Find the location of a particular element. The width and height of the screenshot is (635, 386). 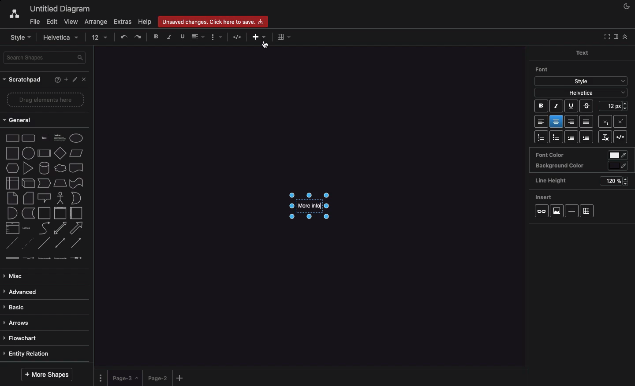

Help is located at coordinates (144, 22).